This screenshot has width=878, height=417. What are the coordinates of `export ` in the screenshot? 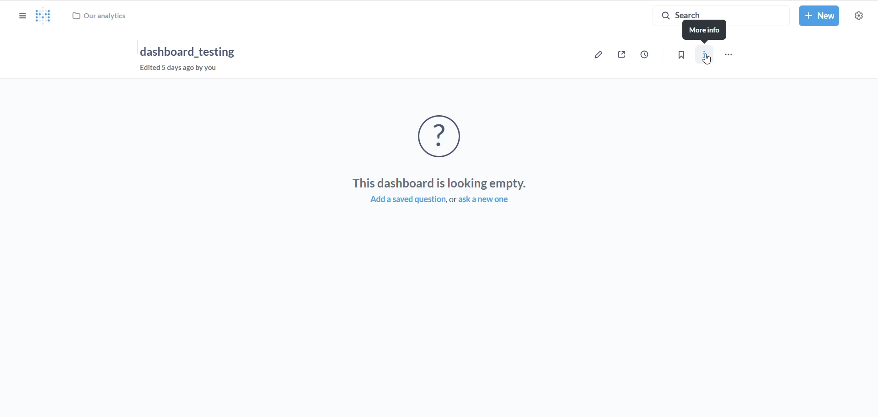 It's located at (622, 55).